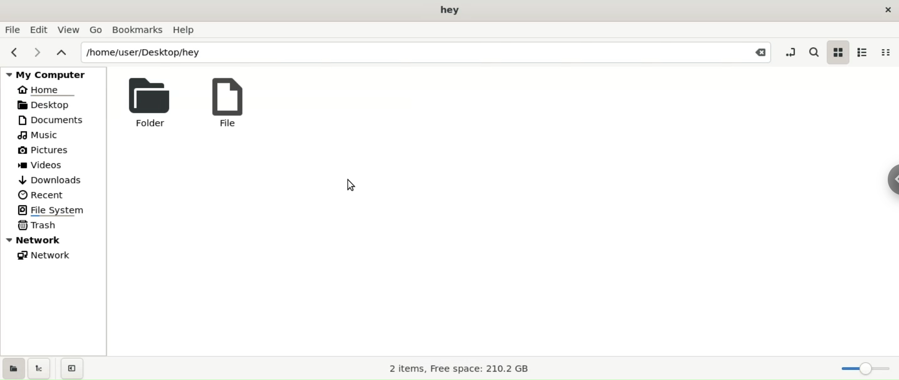  What do you see at coordinates (812, 51) in the screenshot?
I see `search` at bounding box center [812, 51].